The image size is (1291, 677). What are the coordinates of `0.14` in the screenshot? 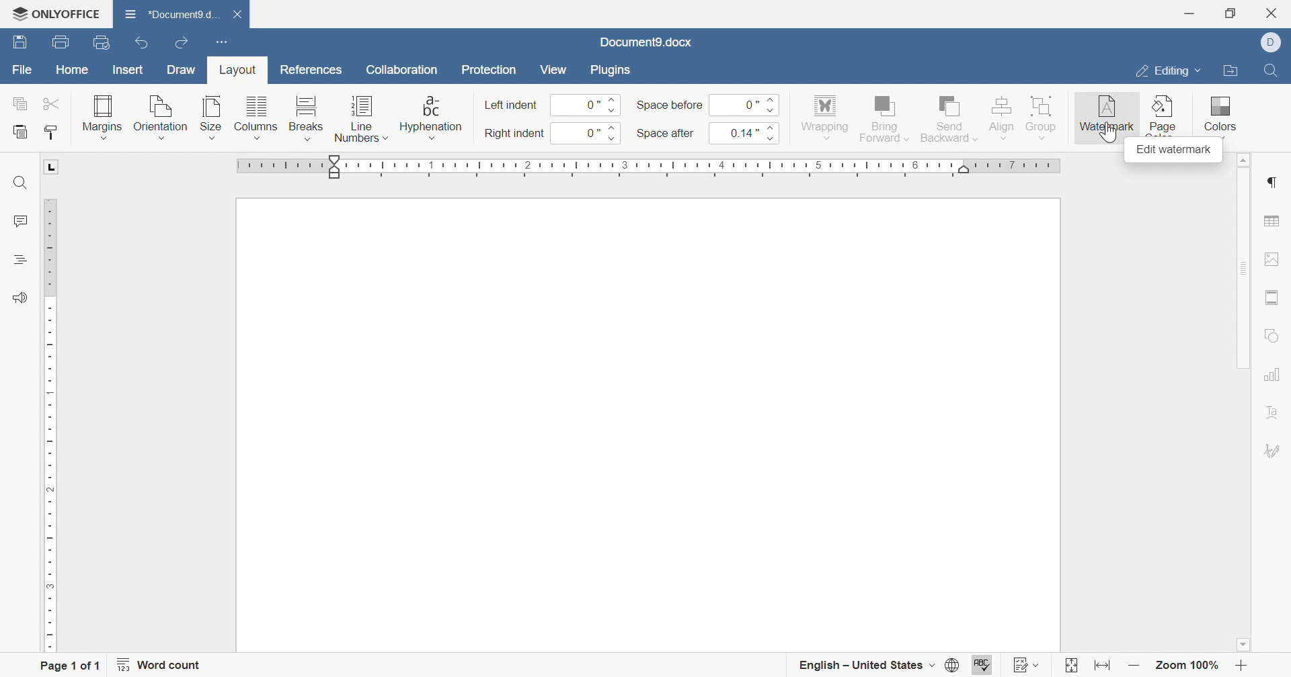 It's located at (742, 132).